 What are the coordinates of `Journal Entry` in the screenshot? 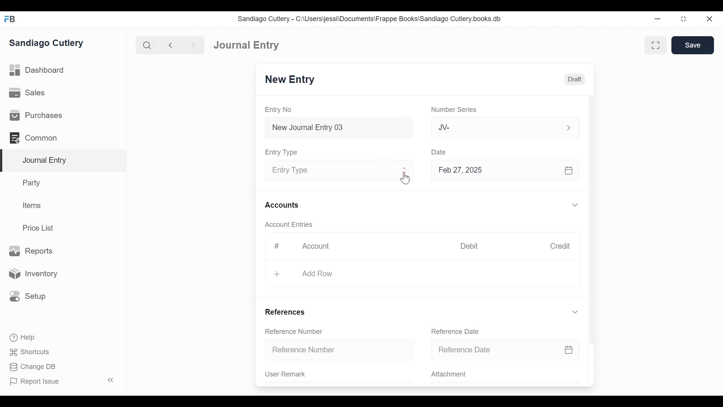 It's located at (62, 161).